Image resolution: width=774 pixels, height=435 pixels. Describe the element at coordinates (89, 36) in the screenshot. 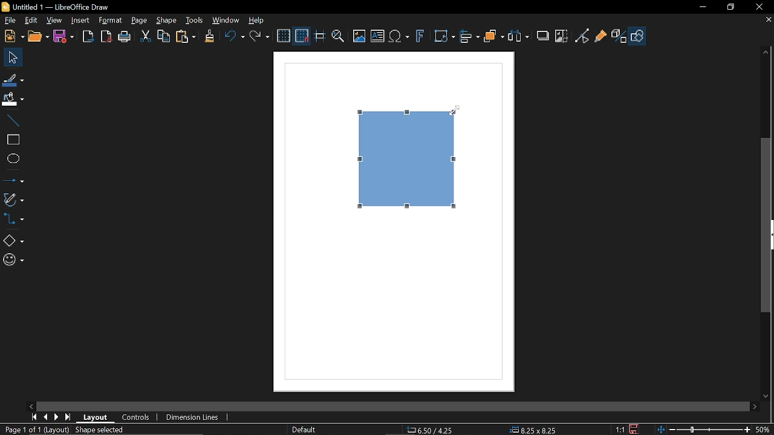

I see `export` at that location.